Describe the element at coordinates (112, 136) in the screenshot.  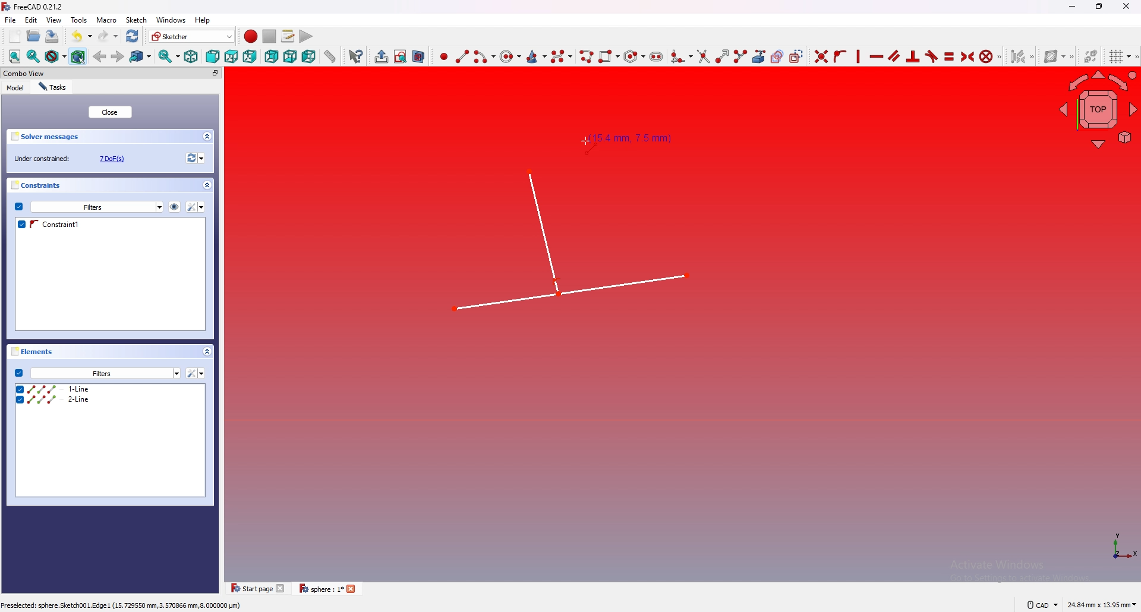
I see `Solver messages` at that location.